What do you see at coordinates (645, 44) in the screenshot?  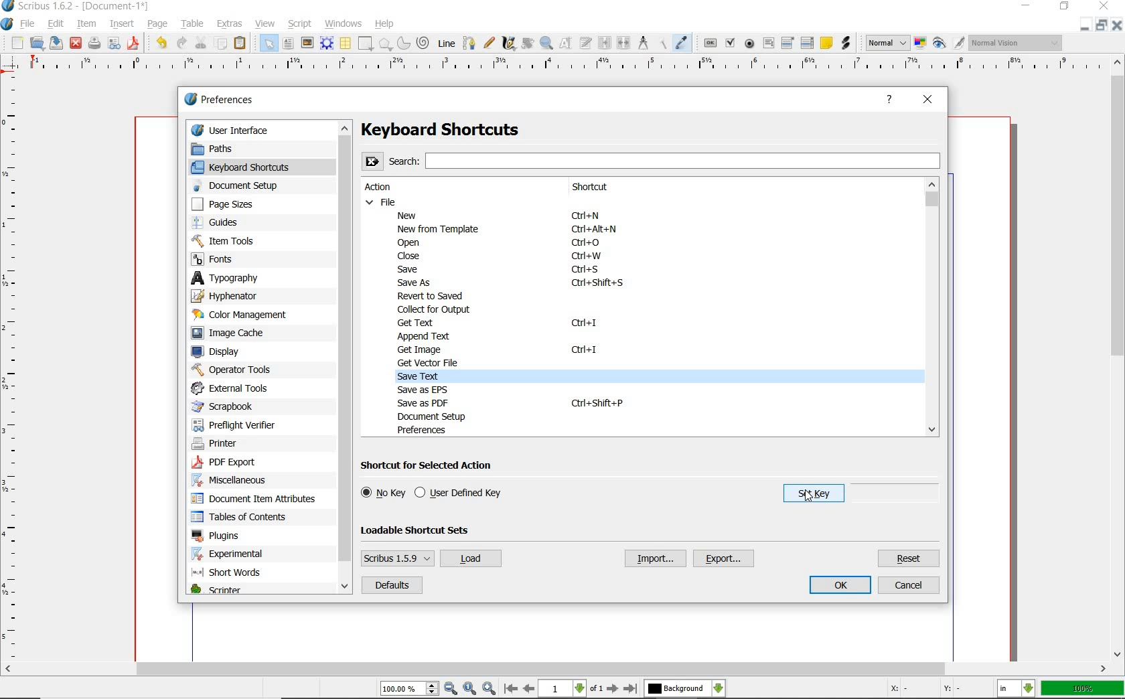 I see `measurements` at bounding box center [645, 44].